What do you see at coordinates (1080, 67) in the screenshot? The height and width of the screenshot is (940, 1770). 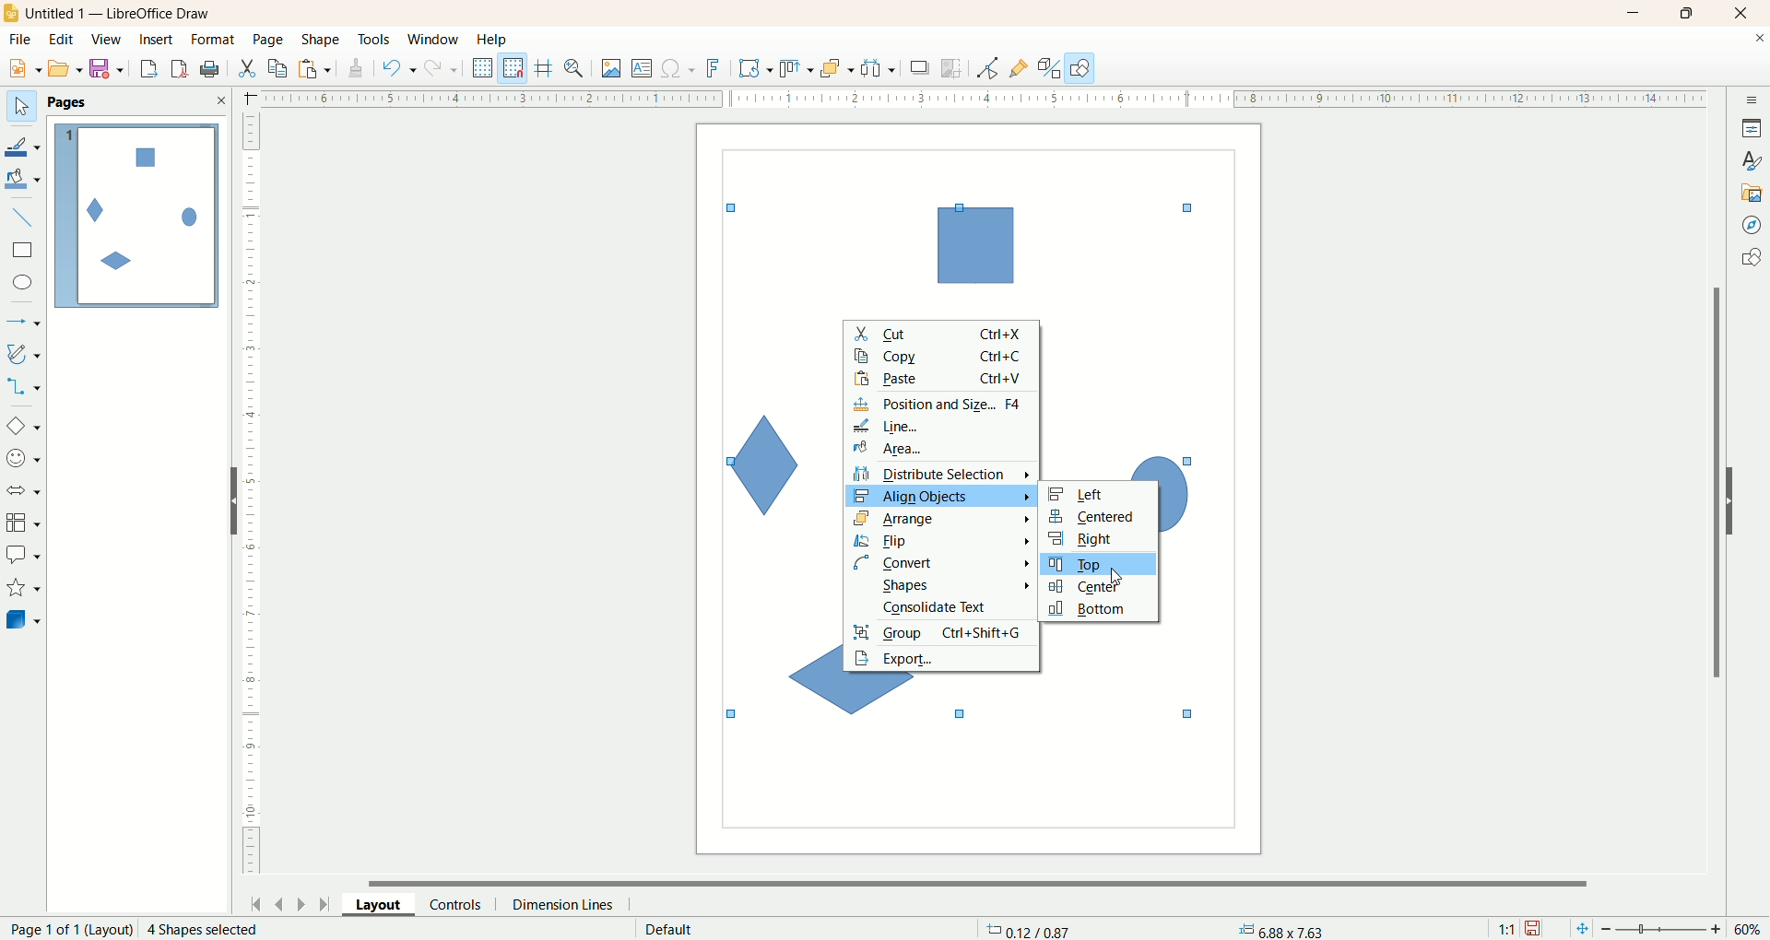 I see `draw function` at bounding box center [1080, 67].